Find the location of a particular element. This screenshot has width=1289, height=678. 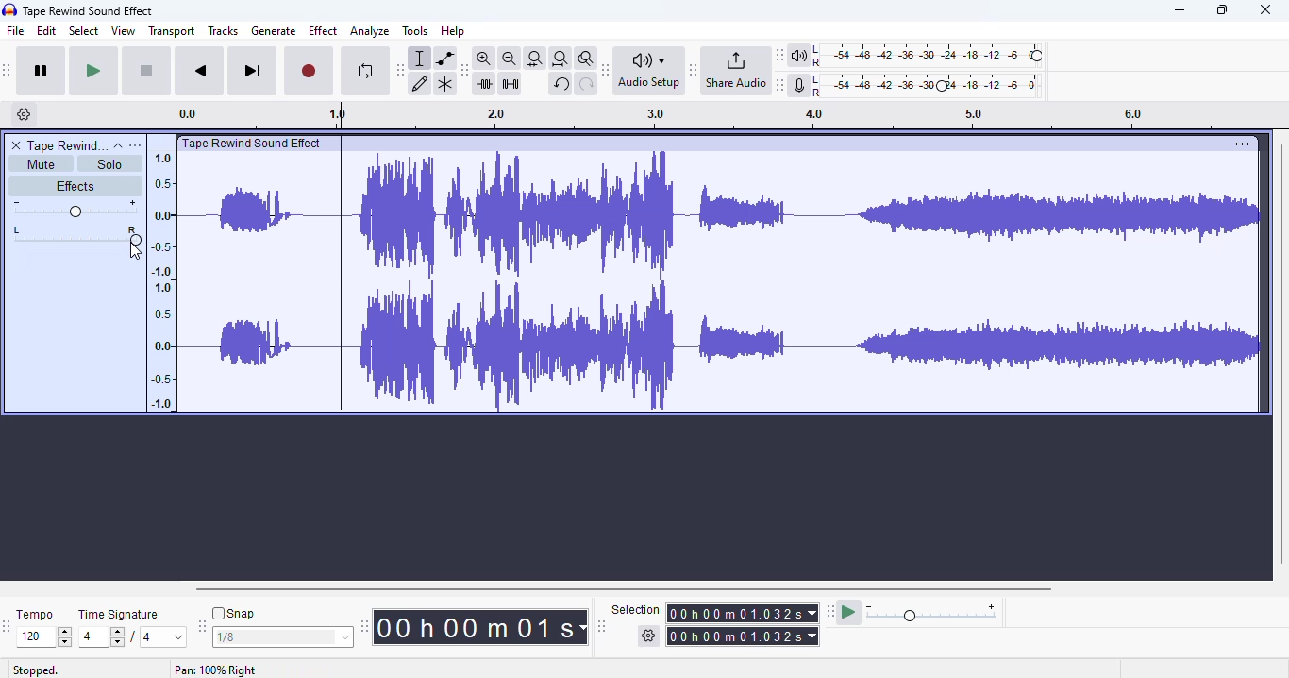

zoom toggle shift is located at coordinates (587, 59).